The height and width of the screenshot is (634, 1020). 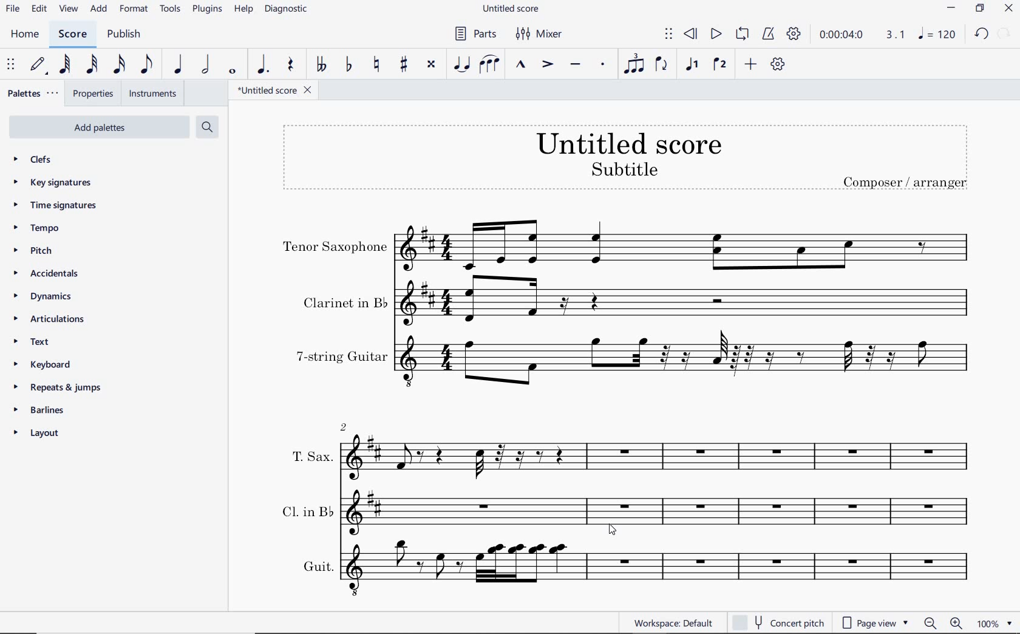 I want to click on ACCENT, so click(x=547, y=63).